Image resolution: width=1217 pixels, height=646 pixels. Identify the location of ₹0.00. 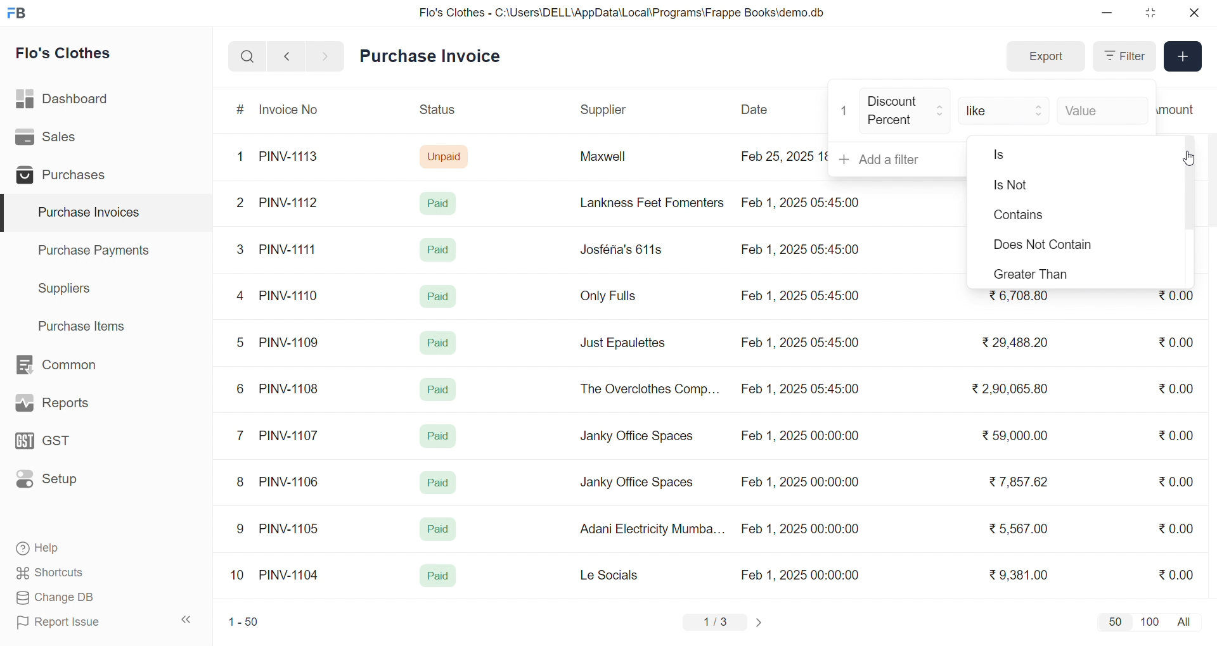
(1176, 481).